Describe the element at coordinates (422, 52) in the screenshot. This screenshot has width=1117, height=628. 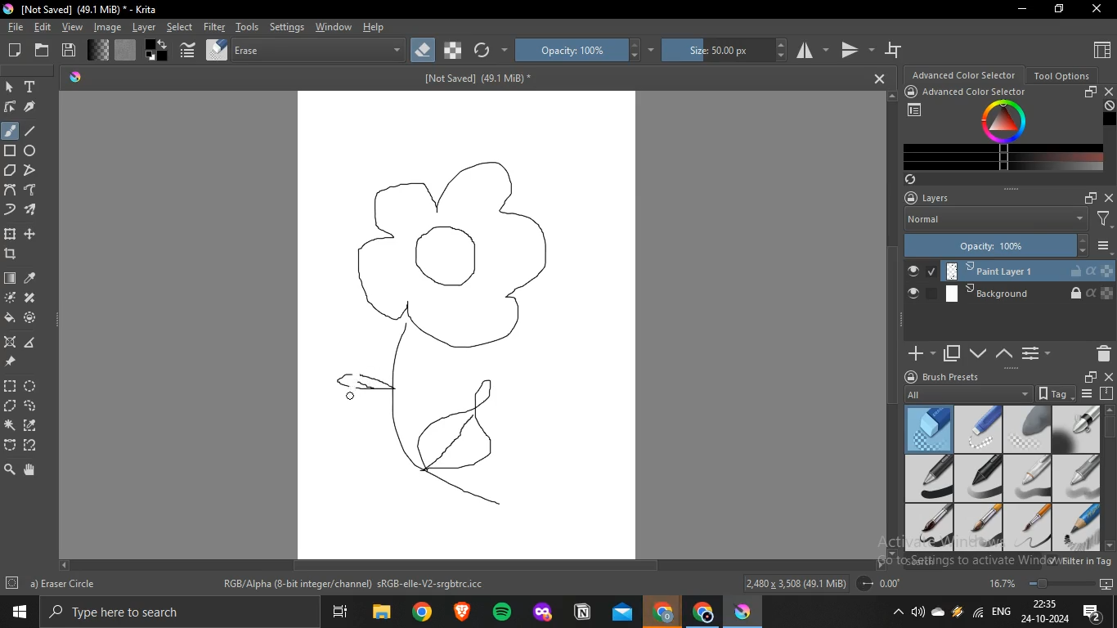
I see `set eraser mode` at that location.